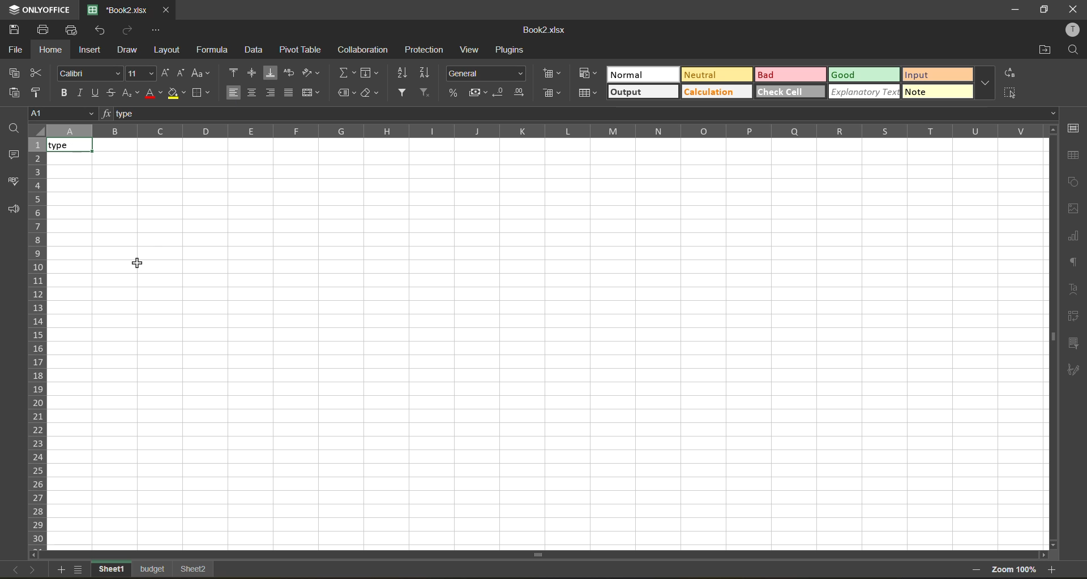  I want to click on number format, so click(487, 73).